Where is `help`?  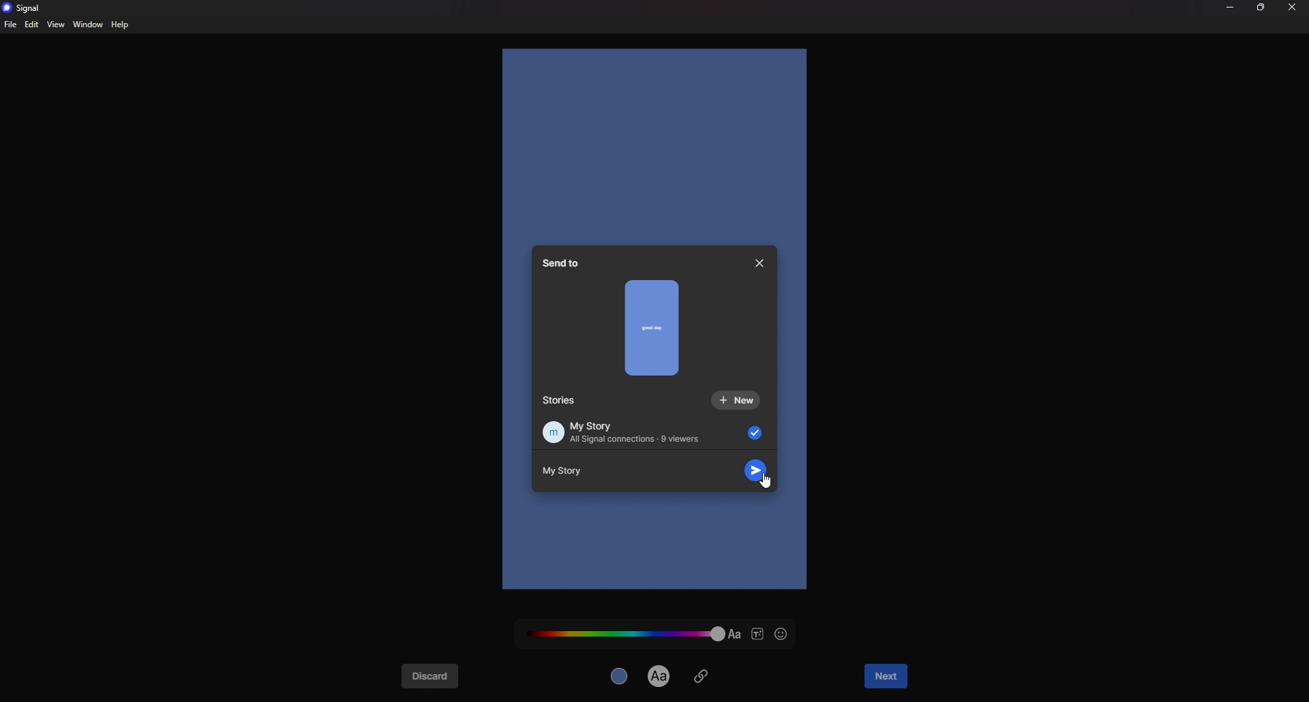
help is located at coordinates (121, 25).